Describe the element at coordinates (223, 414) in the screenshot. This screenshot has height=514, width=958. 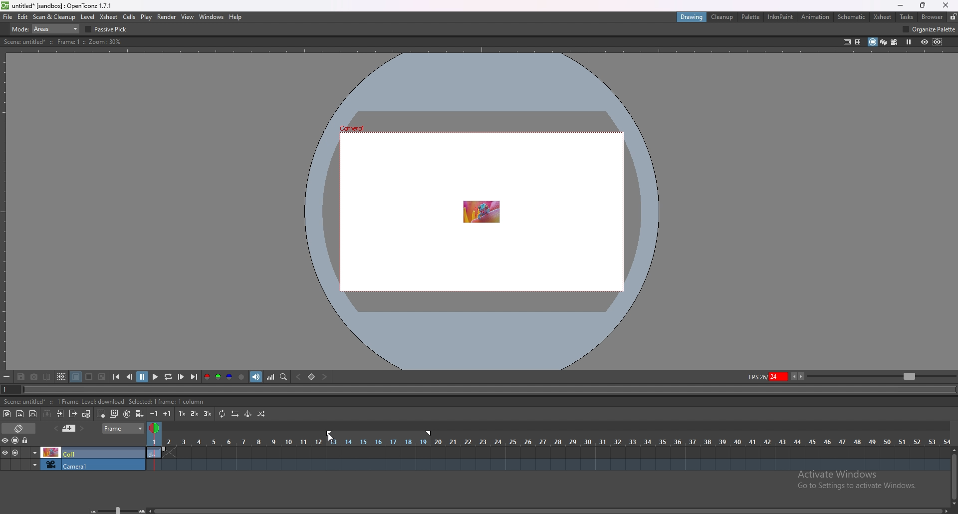
I see `repeat` at that location.